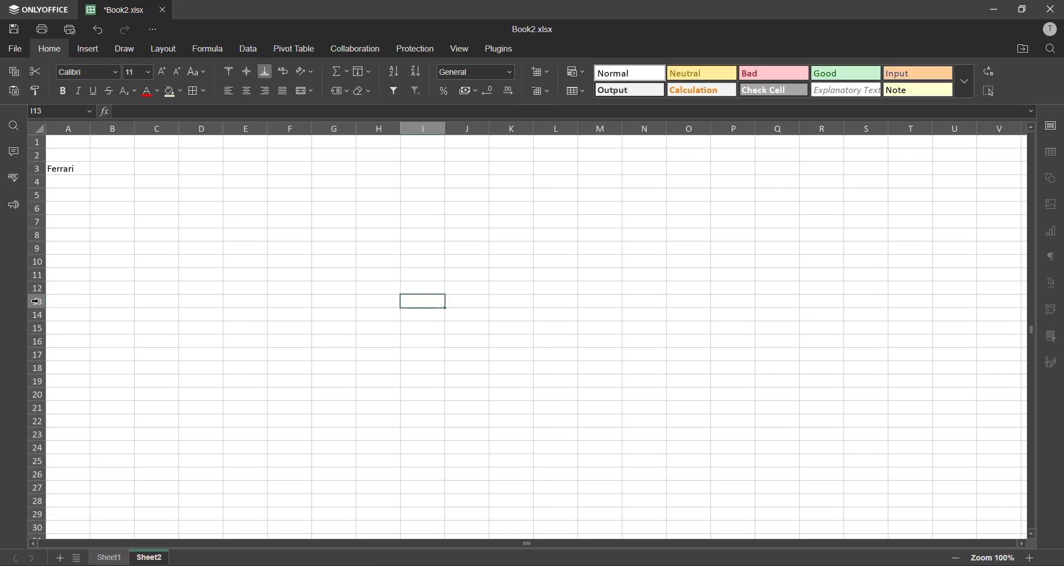 The height and width of the screenshot is (566, 1064). What do you see at coordinates (62, 91) in the screenshot?
I see `bold` at bounding box center [62, 91].